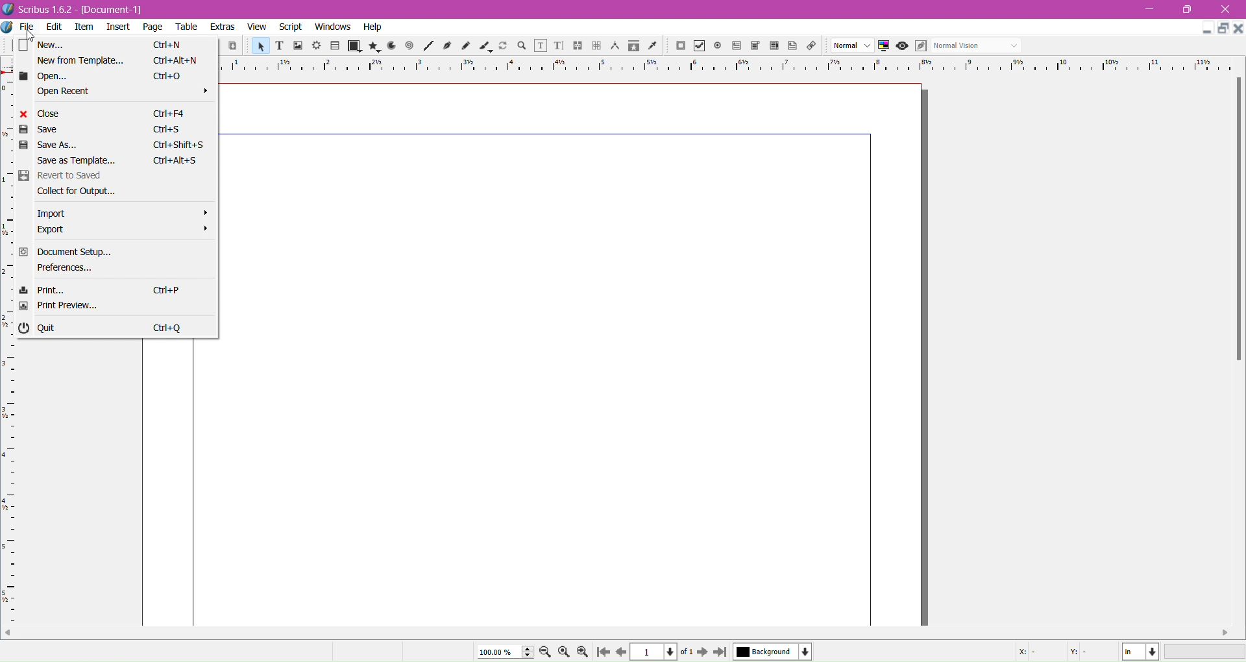  What do you see at coordinates (15, 47) in the screenshot?
I see `New` at bounding box center [15, 47].